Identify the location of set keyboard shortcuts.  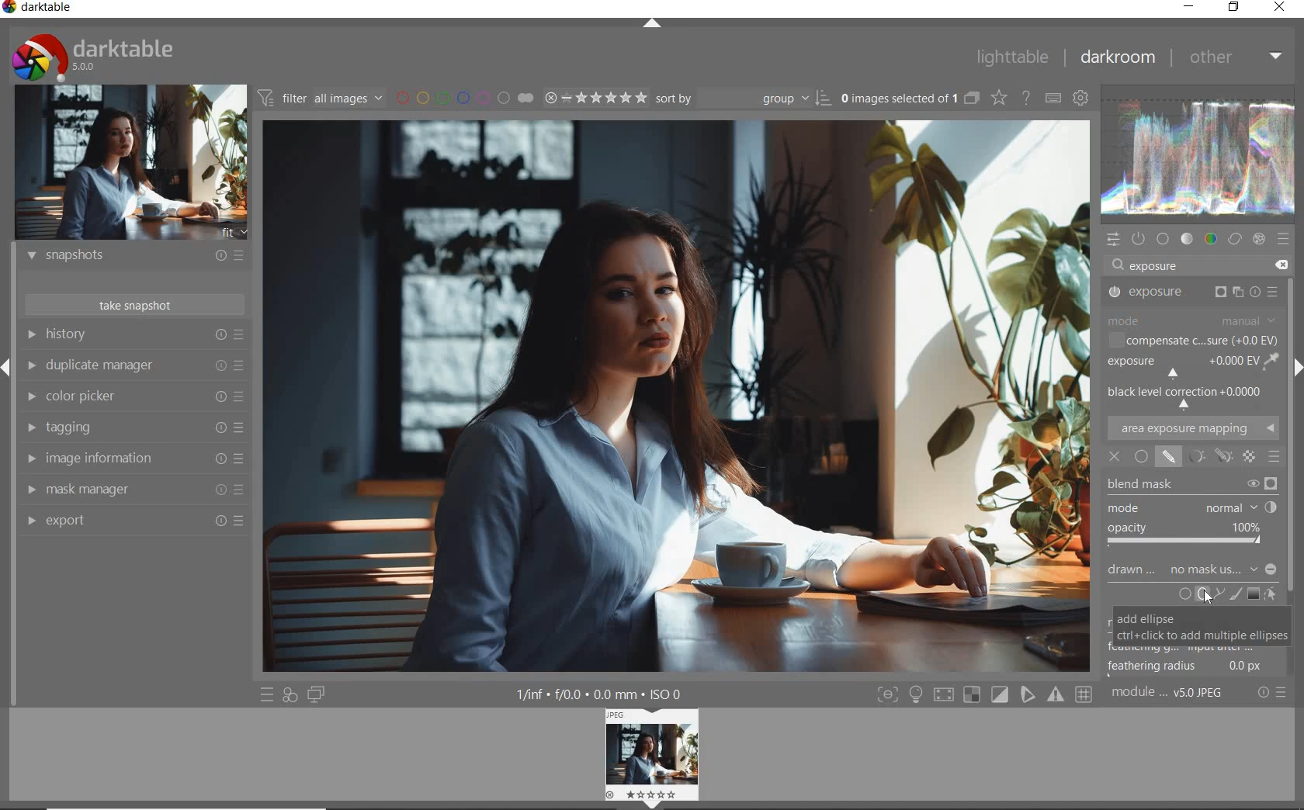
(1052, 98).